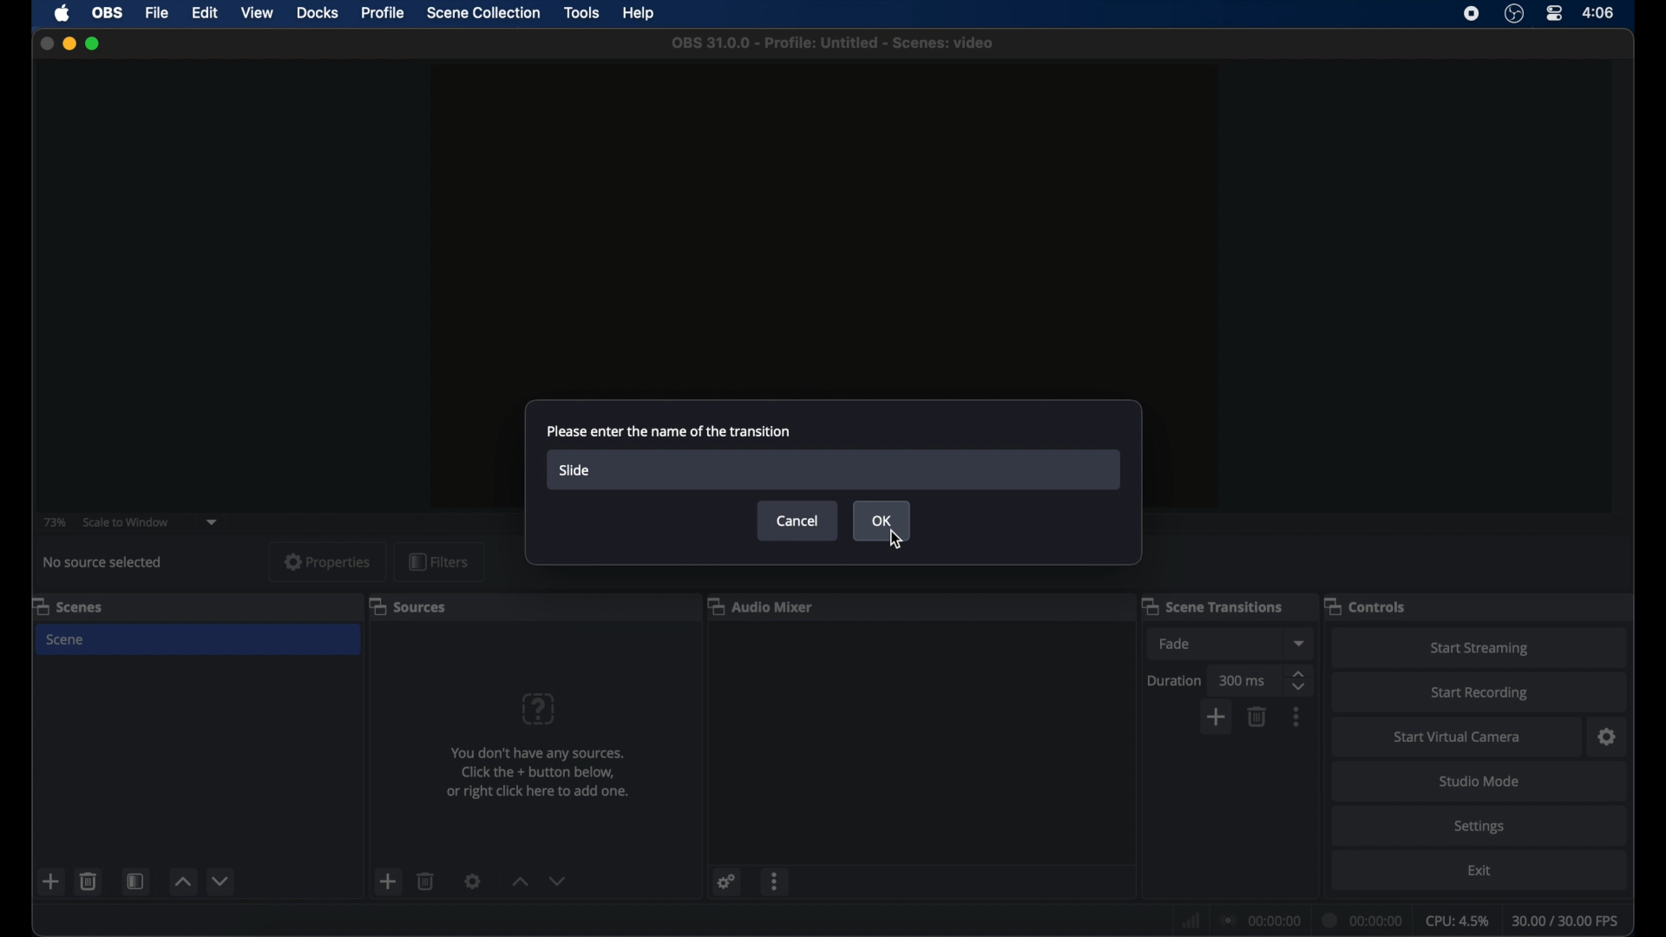  I want to click on delete, so click(89, 881).